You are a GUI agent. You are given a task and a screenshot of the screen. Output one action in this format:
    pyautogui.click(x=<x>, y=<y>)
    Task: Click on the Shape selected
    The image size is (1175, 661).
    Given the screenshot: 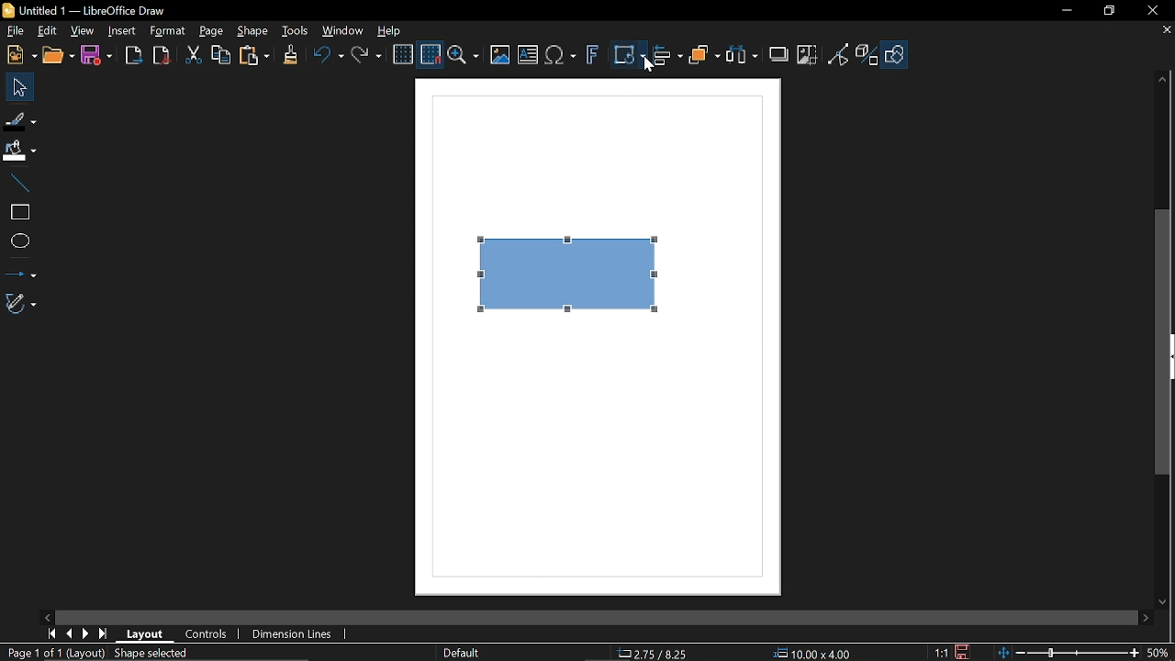 What is the action you would take?
    pyautogui.click(x=167, y=653)
    